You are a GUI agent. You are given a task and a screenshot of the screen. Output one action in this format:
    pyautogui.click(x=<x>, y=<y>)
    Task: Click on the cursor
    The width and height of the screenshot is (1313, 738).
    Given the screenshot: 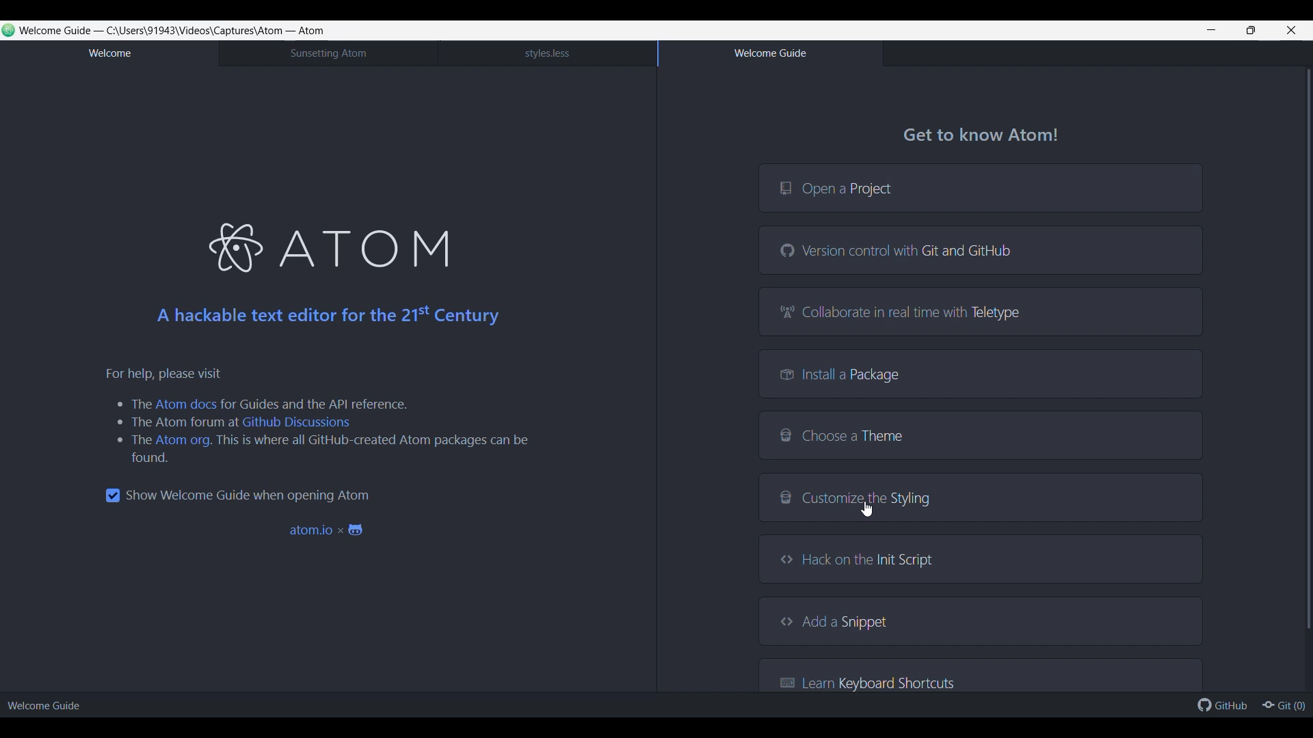 What is the action you would take?
    pyautogui.click(x=868, y=511)
    